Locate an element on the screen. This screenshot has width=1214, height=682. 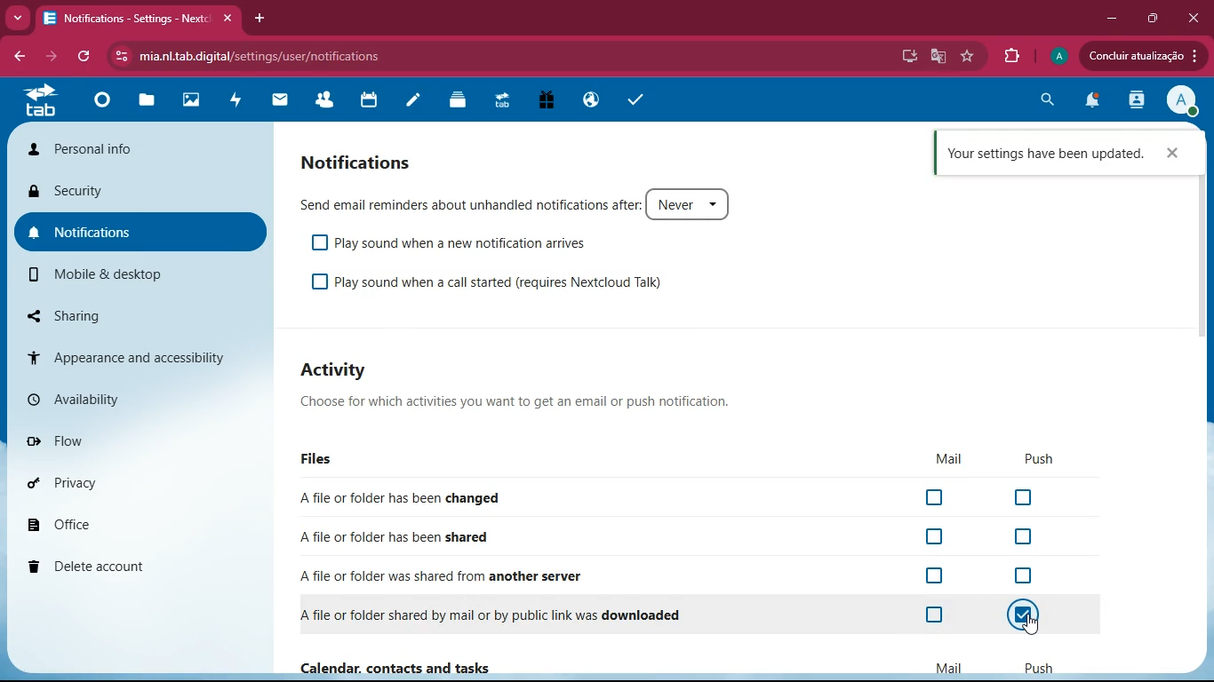
cursor is located at coordinates (1036, 630).